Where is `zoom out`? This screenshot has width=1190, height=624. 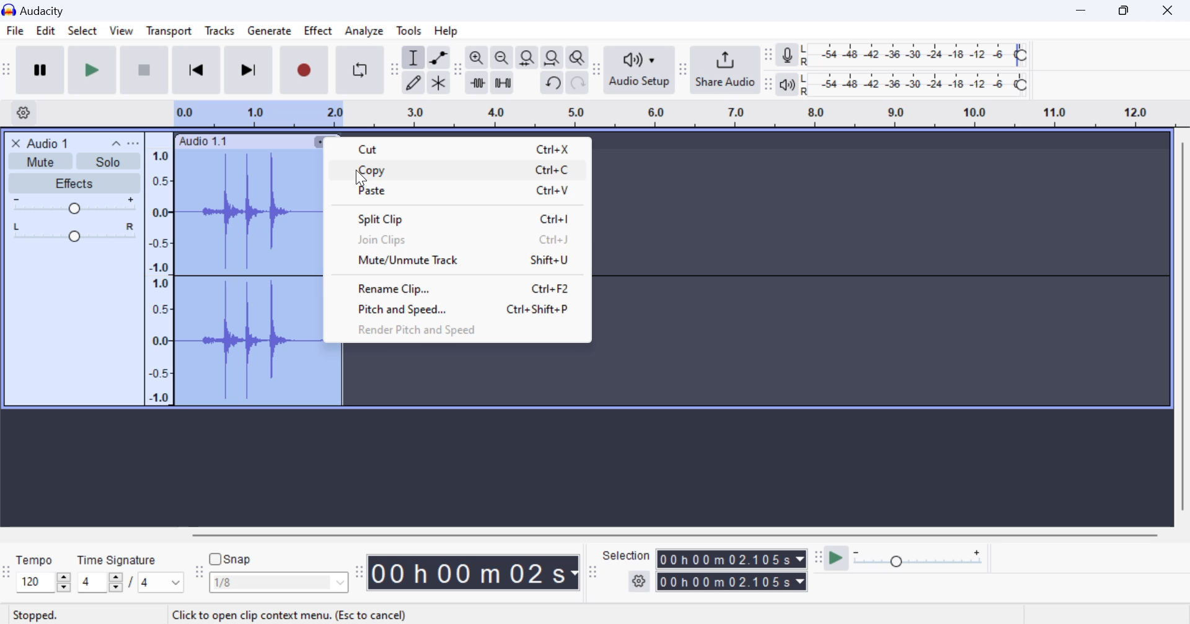
zoom out is located at coordinates (501, 59).